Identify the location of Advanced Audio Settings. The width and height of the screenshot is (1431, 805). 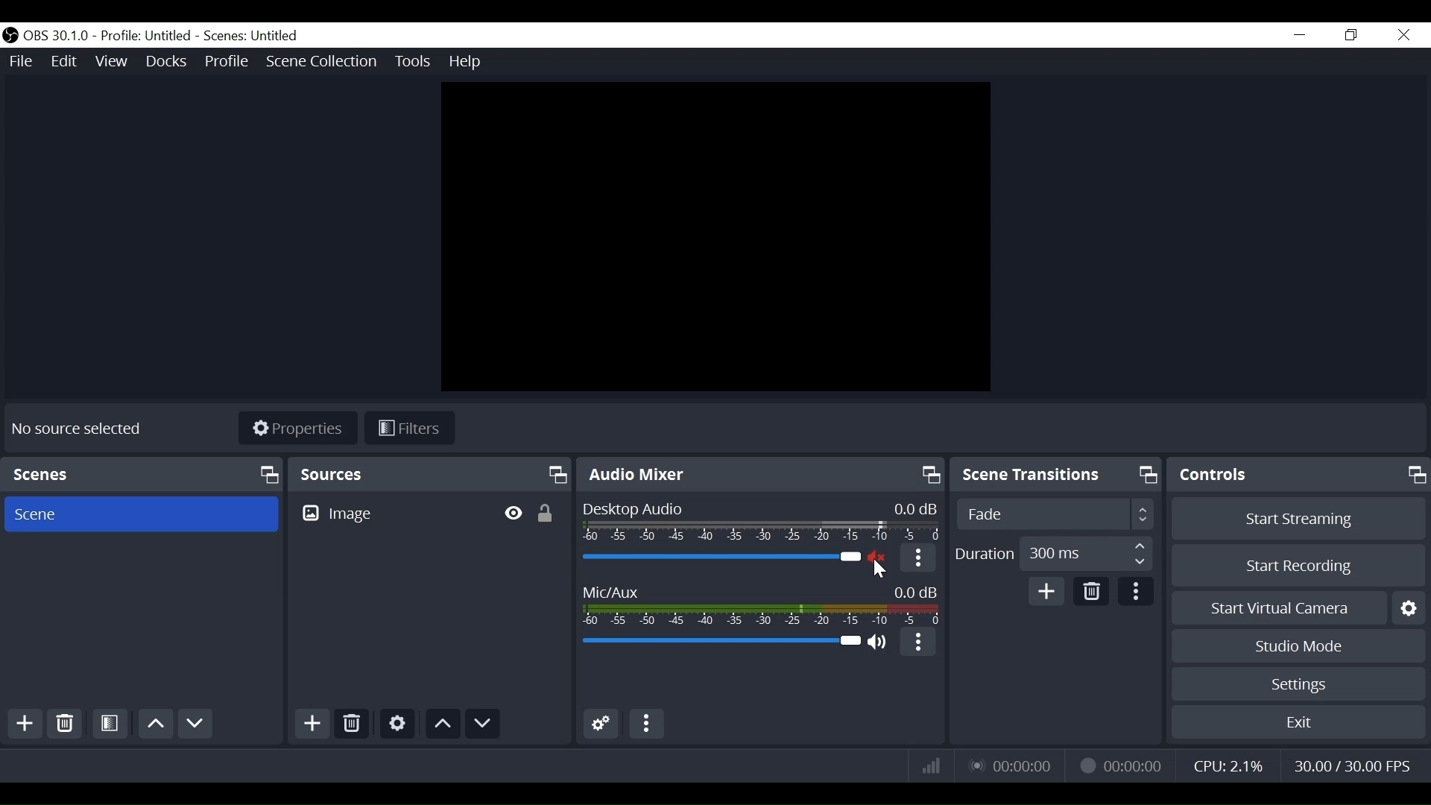
(601, 724).